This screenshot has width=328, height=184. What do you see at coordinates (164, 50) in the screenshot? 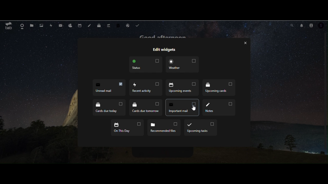
I see `Edit widget` at bounding box center [164, 50].